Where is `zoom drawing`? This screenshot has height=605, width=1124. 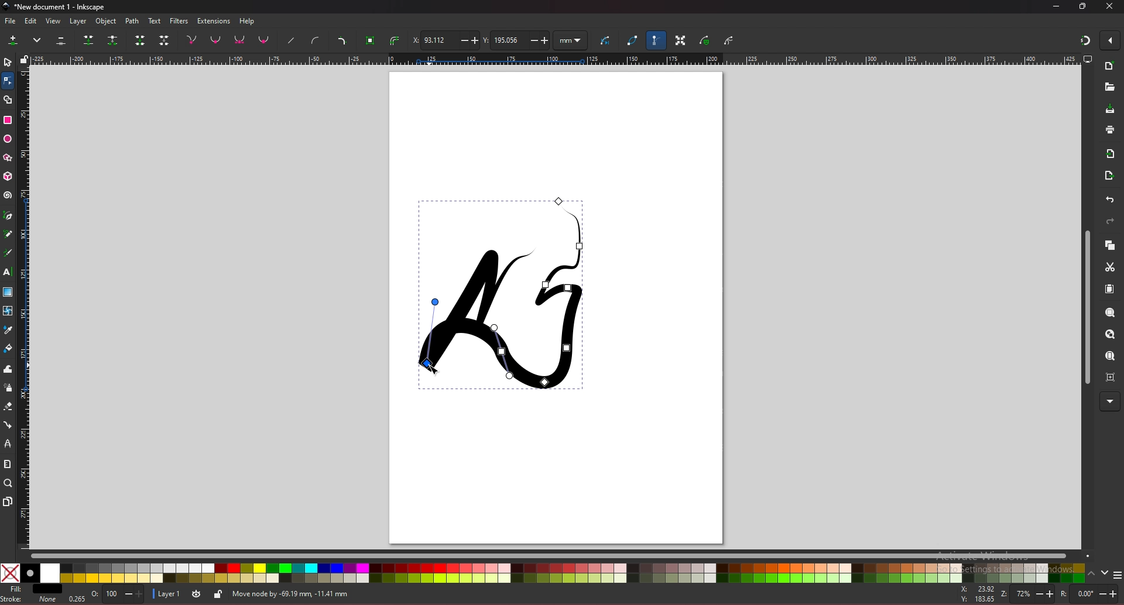 zoom drawing is located at coordinates (1110, 335).